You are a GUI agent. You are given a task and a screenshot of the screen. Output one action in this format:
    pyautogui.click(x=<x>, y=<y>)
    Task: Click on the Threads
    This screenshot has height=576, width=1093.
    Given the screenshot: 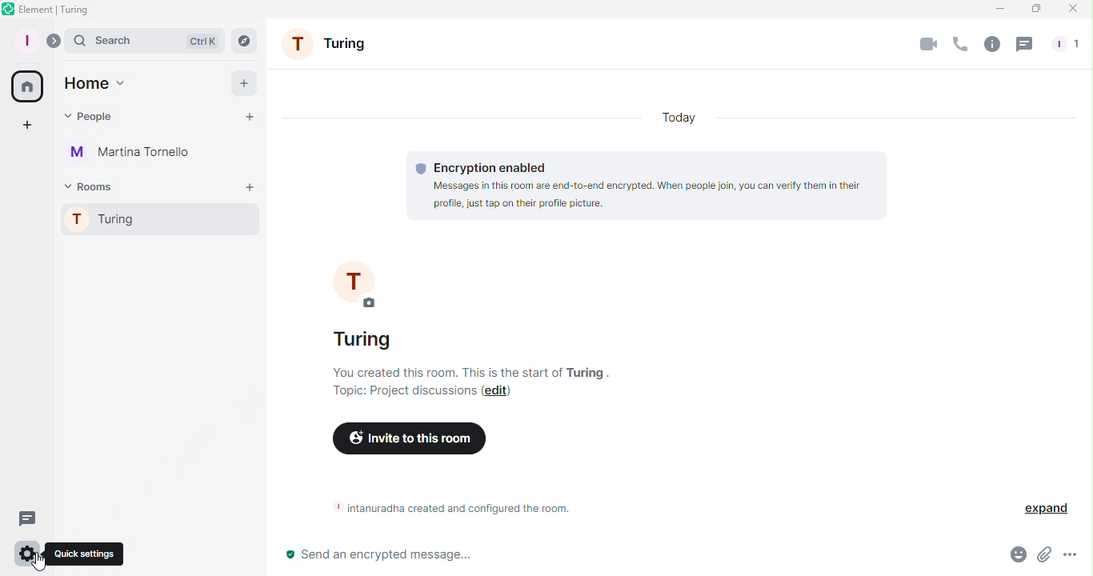 What is the action you would take?
    pyautogui.click(x=28, y=517)
    